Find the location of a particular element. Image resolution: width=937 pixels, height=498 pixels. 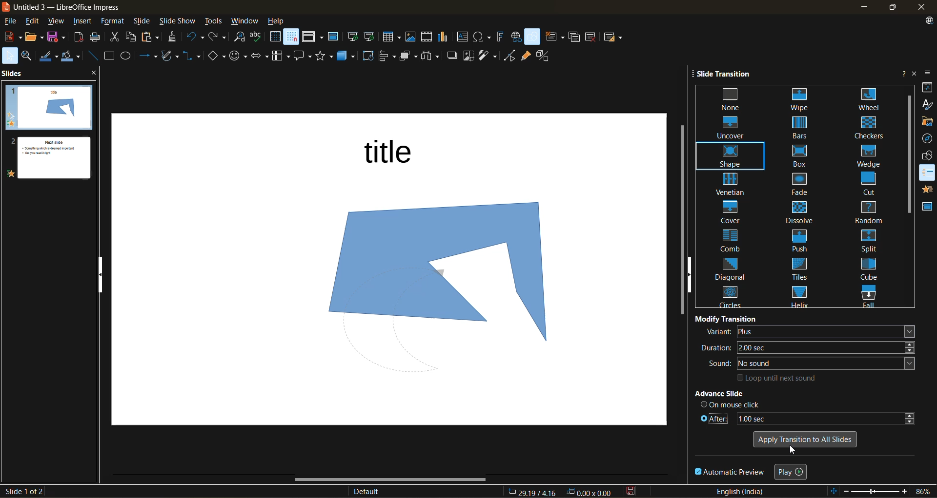

minimize is located at coordinates (867, 6).